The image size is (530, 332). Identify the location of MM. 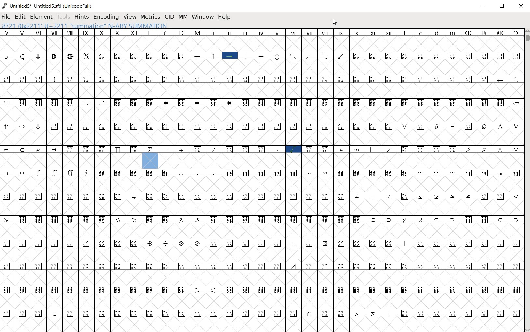
(182, 17).